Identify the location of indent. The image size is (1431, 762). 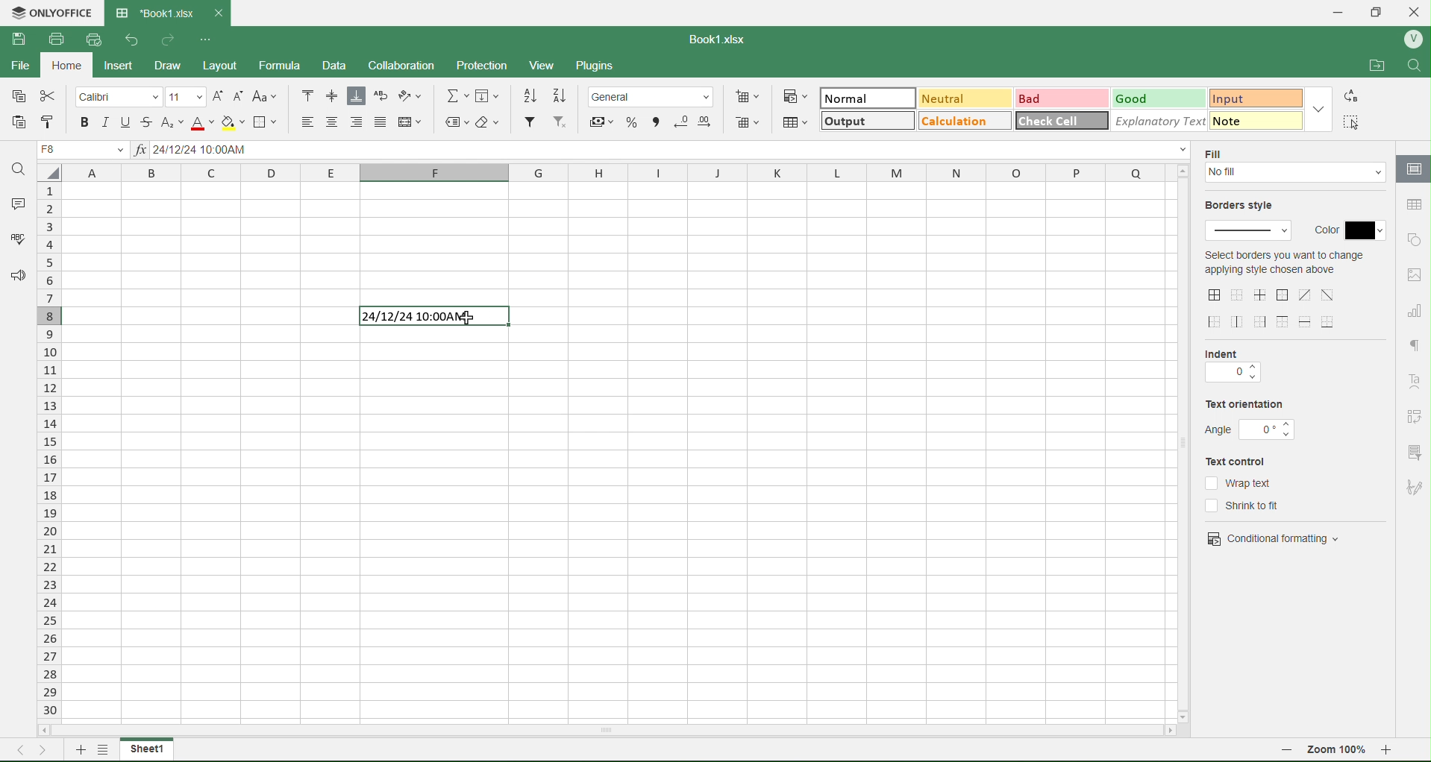
(1230, 353).